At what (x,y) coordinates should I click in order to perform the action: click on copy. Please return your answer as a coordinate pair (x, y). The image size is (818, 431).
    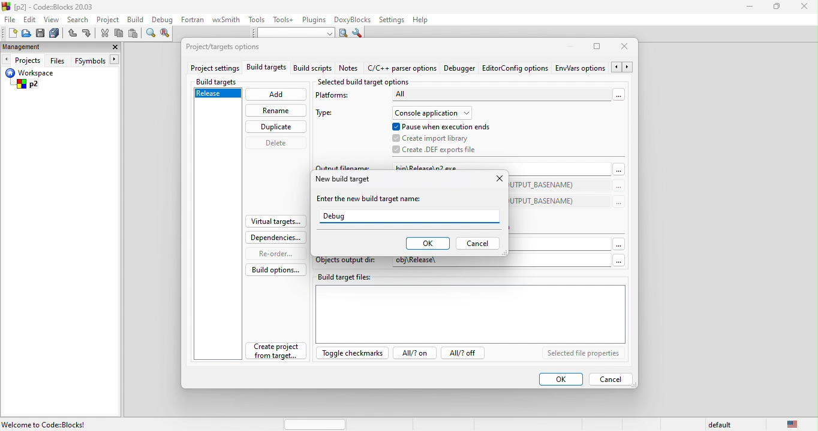
    Looking at the image, I should click on (120, 35).